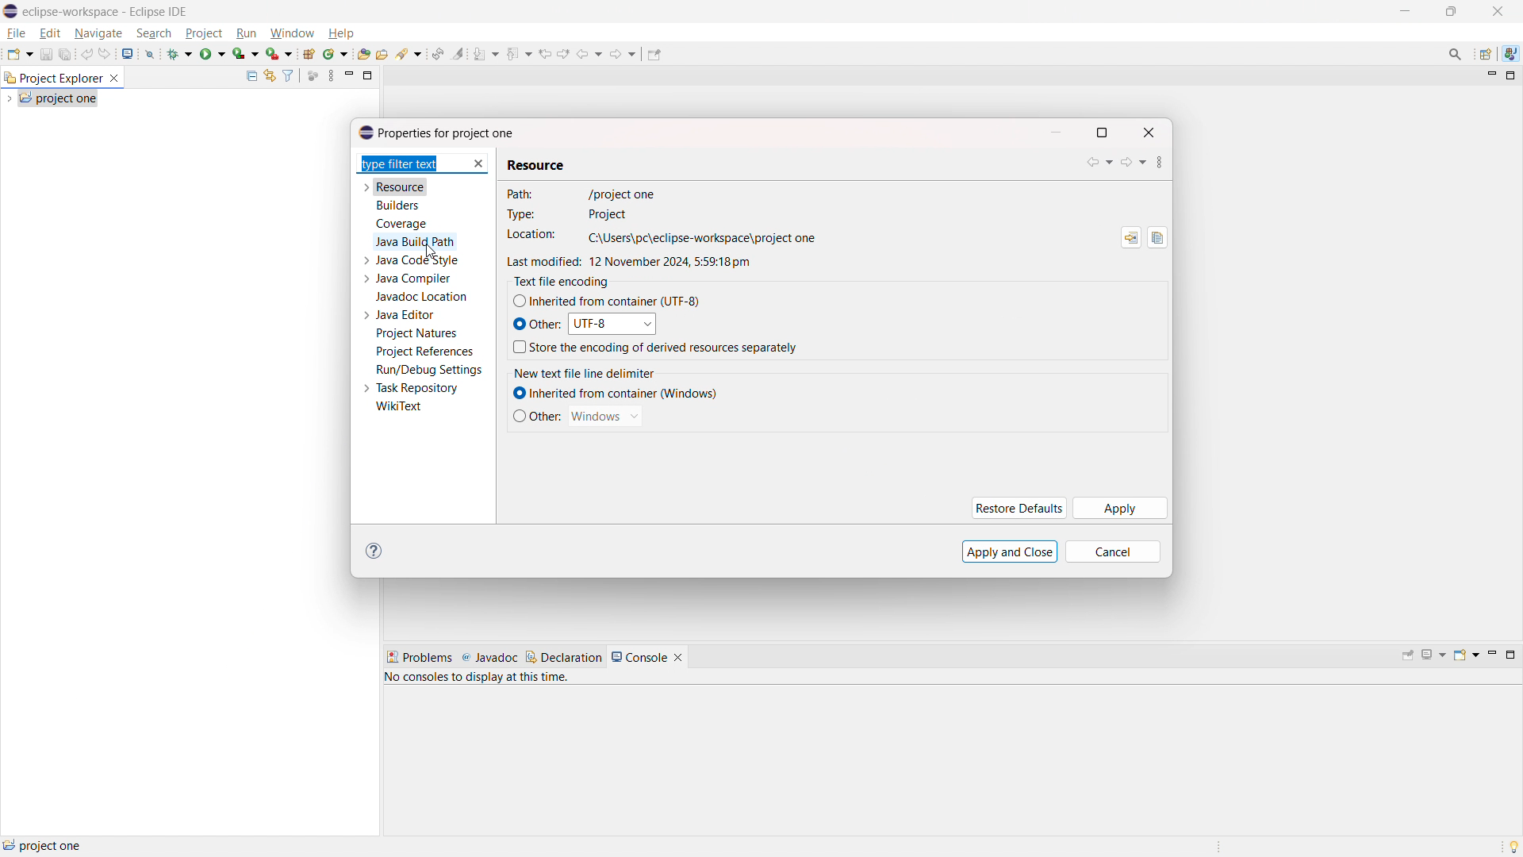 The image size is (1523, 857). What do you see at coordinates (419, 260) in the screenshot?
I see `java code style` at bounding box center [419, 260].